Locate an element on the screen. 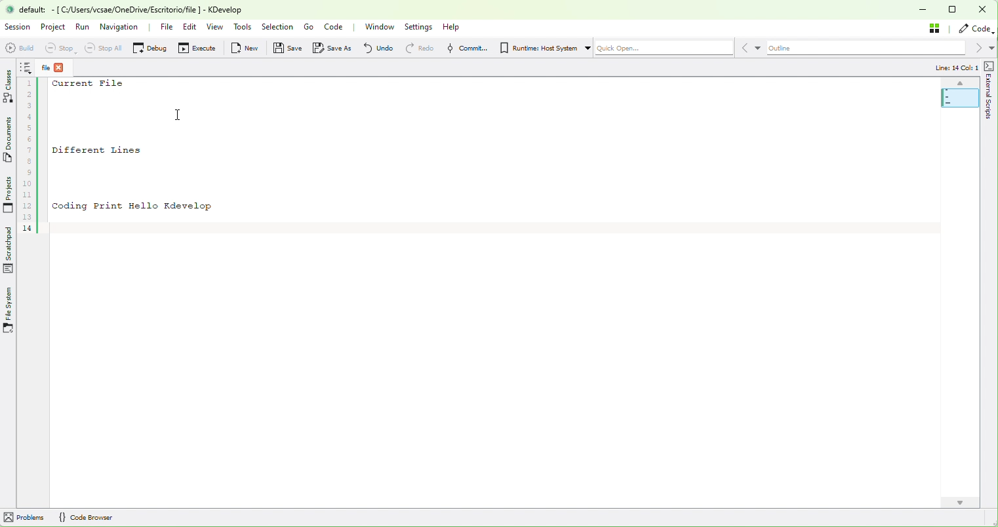 Image resolution: width=998 pixels, height=527 pixels. Edit is located at coordinates (192, 27).